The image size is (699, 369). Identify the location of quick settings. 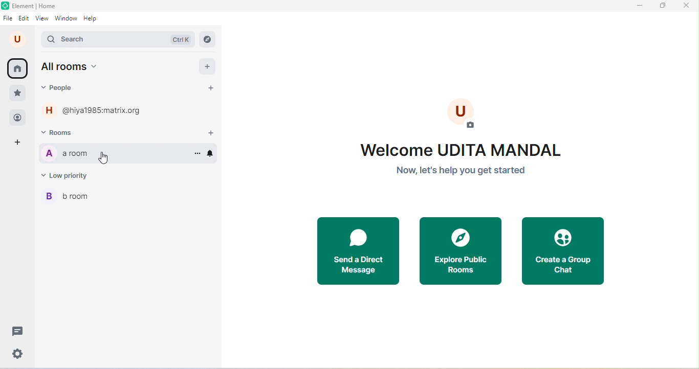
(18, 354).